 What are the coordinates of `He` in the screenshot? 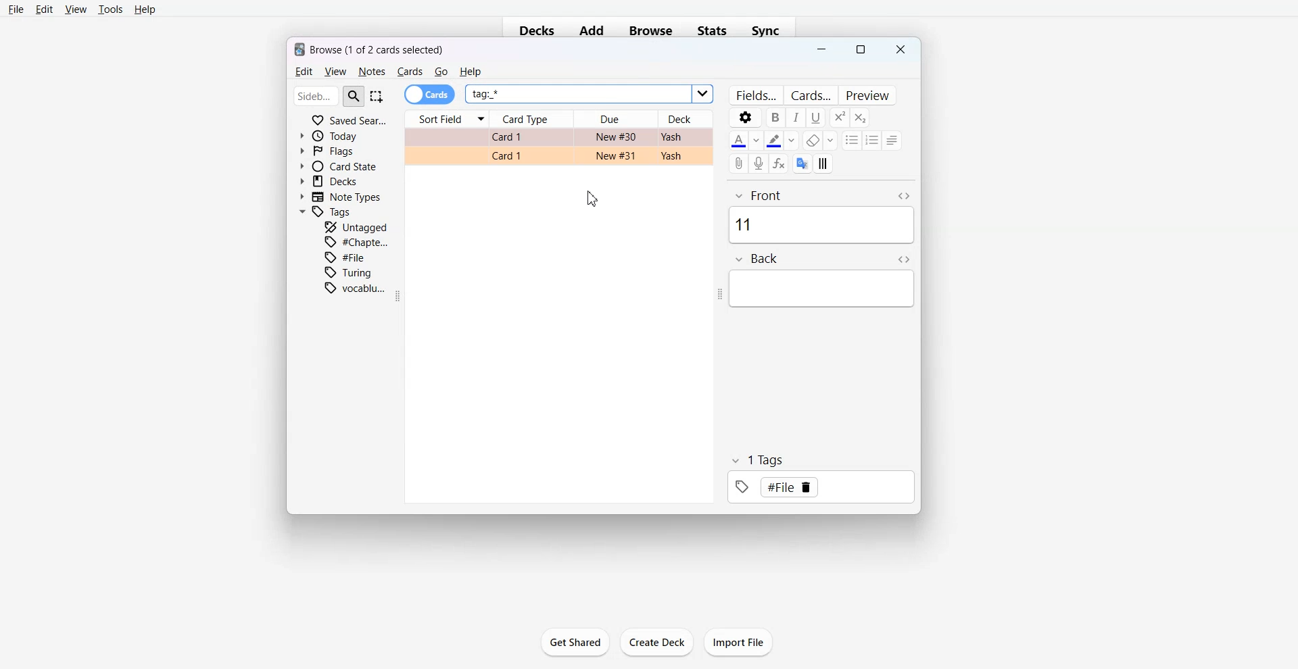 It's located at (470, 72).